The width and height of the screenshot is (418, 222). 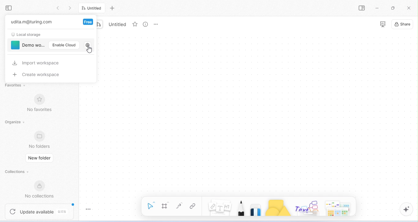 I want to click on presentation, so click(x=382, y=24).